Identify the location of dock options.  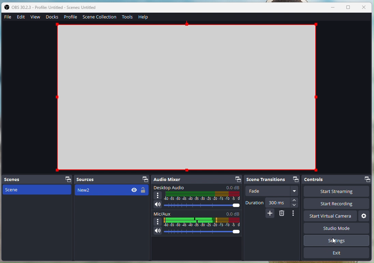
(68, 178).